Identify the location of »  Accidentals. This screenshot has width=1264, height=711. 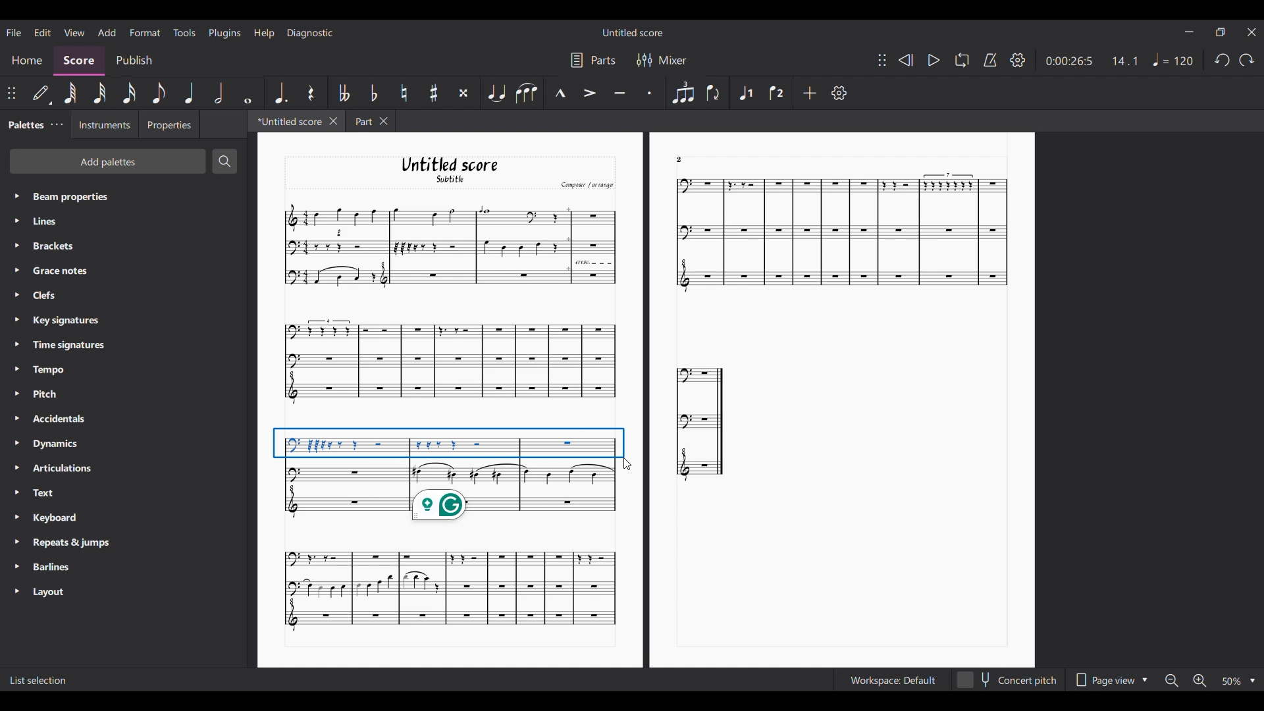
(55, 421).